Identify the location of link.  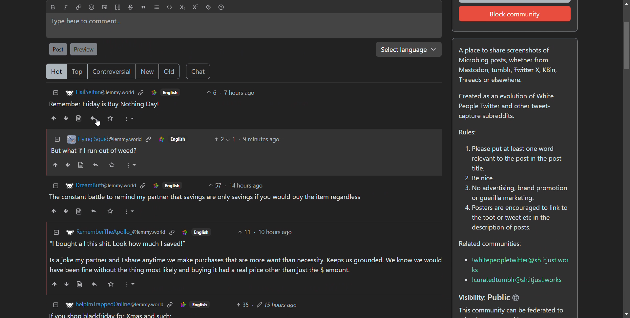
(141, 93).